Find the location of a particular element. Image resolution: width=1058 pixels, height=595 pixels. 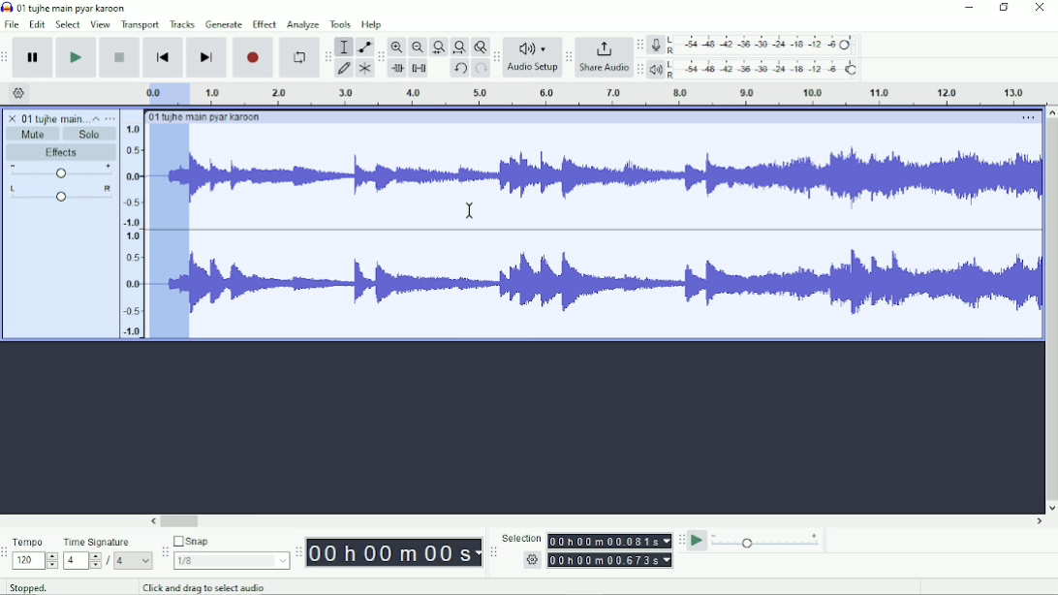

01 tujhe main pyar karoon is located at coordinates (208, 117).